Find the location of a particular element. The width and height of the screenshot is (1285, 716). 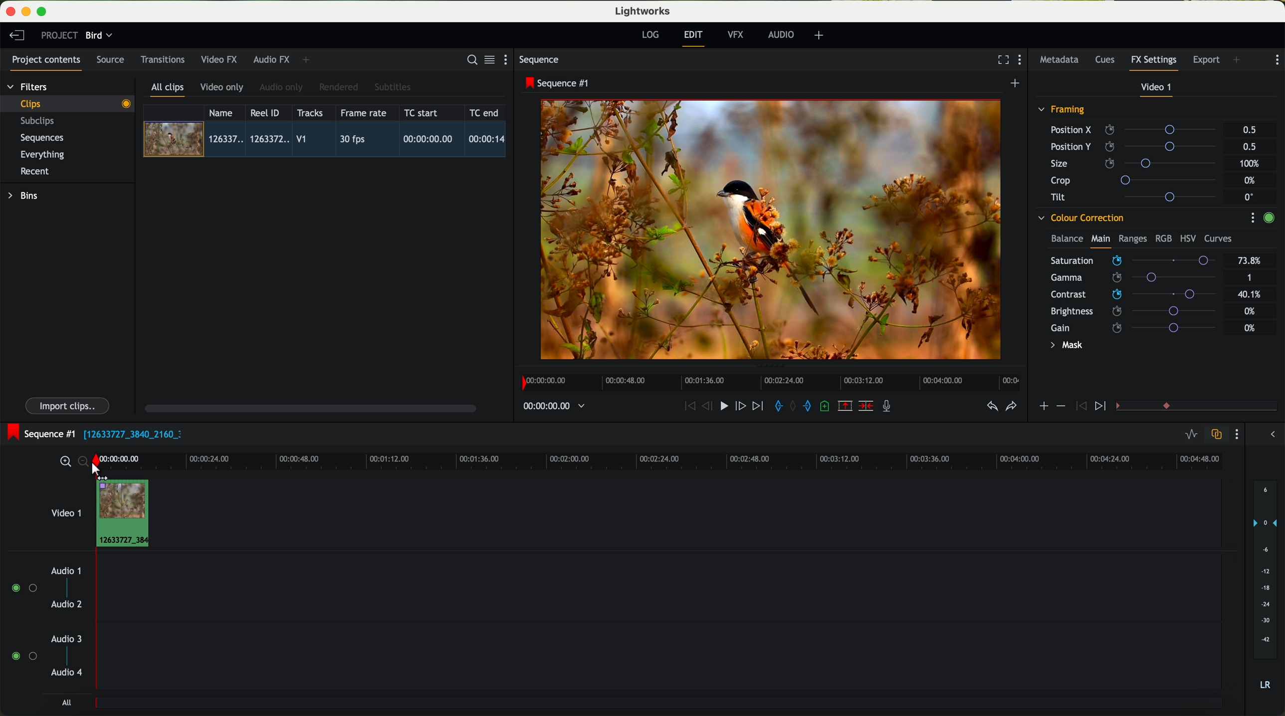

ranges is located at coordinates (1132, 238).